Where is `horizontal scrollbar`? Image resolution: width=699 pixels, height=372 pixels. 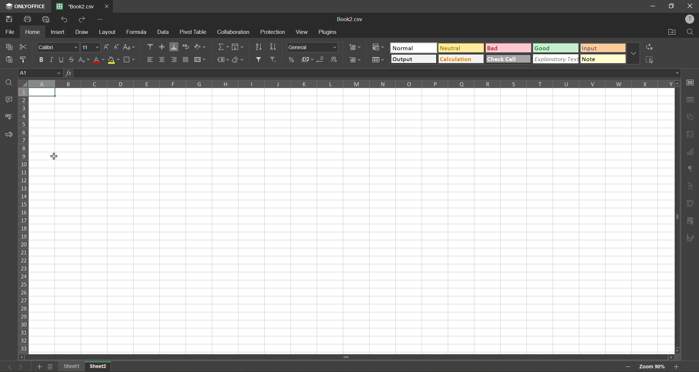
horizontal scrollbar is located at coordinates (349, 357).